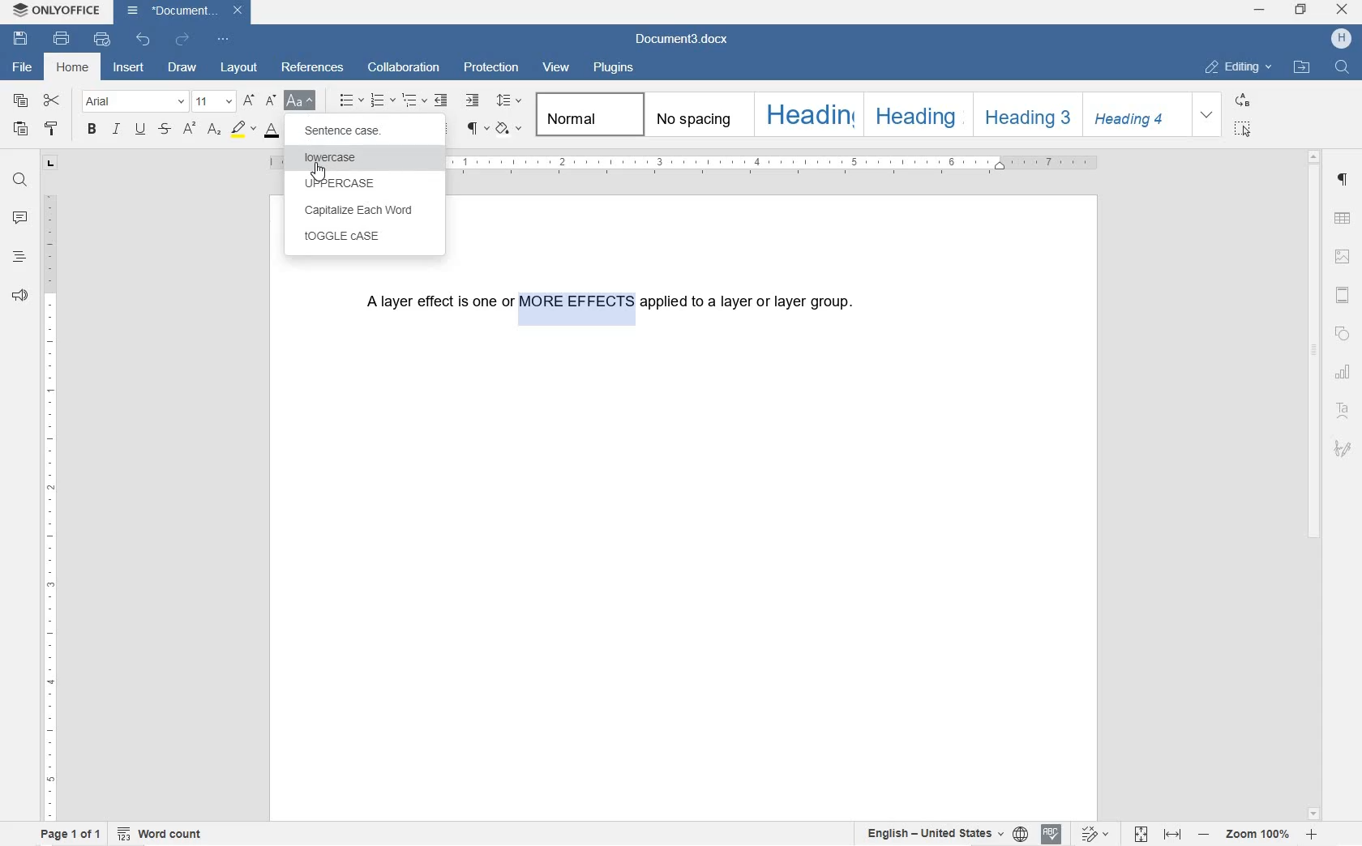 Image resolution: width=1362 pixels, height=846 pixels. I want to click on FIND, so click(20, 179).